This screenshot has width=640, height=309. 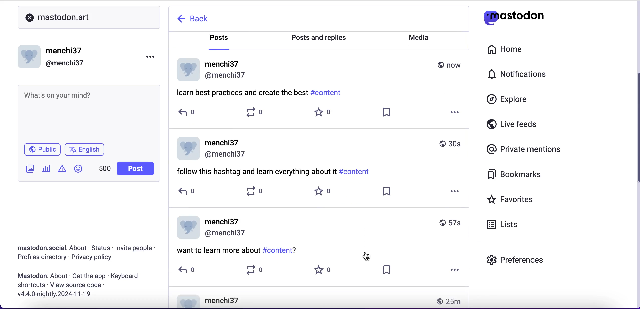 What do you see at coordinates (281, 250) in the screenshot?
I see `#content` at bounding box center [281, 250].